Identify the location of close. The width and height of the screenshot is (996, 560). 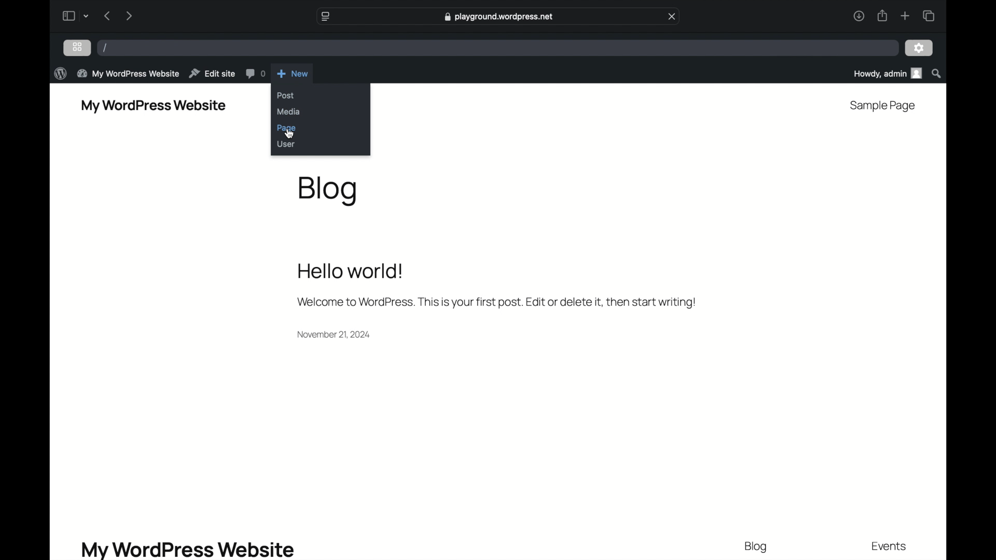
(672, 16).